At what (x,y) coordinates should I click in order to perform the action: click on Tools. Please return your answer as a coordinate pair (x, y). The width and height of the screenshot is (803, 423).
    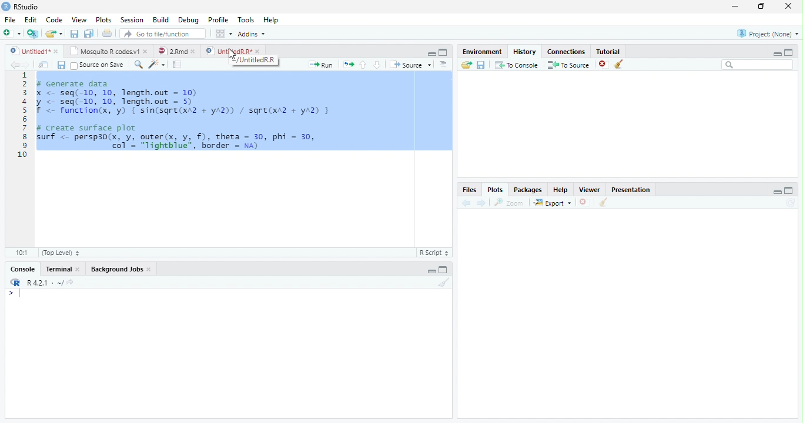
    Looking at the image, I should click on (245, 19).